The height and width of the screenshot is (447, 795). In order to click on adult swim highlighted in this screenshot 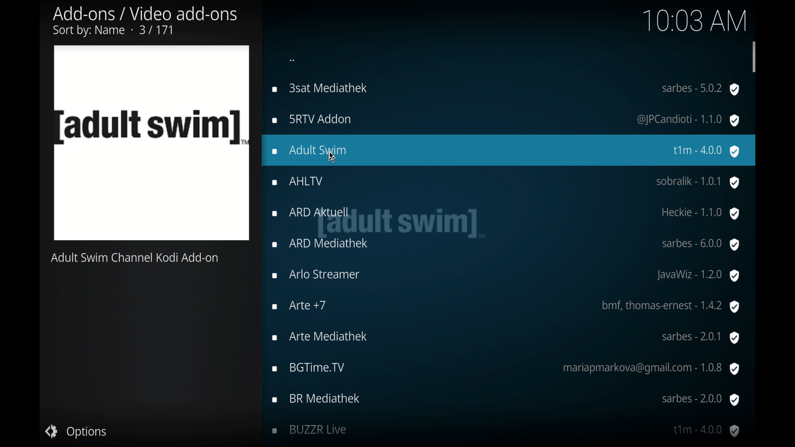, I will do `click(510, 150)`.